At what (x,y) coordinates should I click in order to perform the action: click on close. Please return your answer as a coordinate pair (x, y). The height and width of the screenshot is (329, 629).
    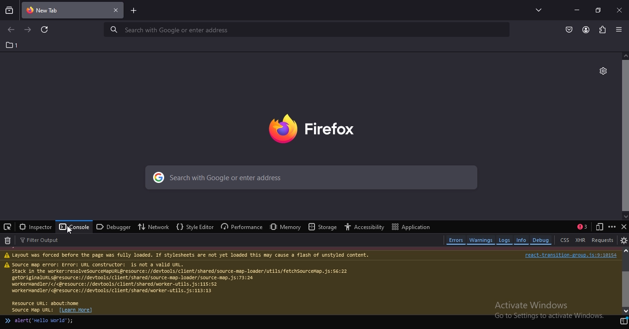
    Looking at the image, I should click on (623, 226).